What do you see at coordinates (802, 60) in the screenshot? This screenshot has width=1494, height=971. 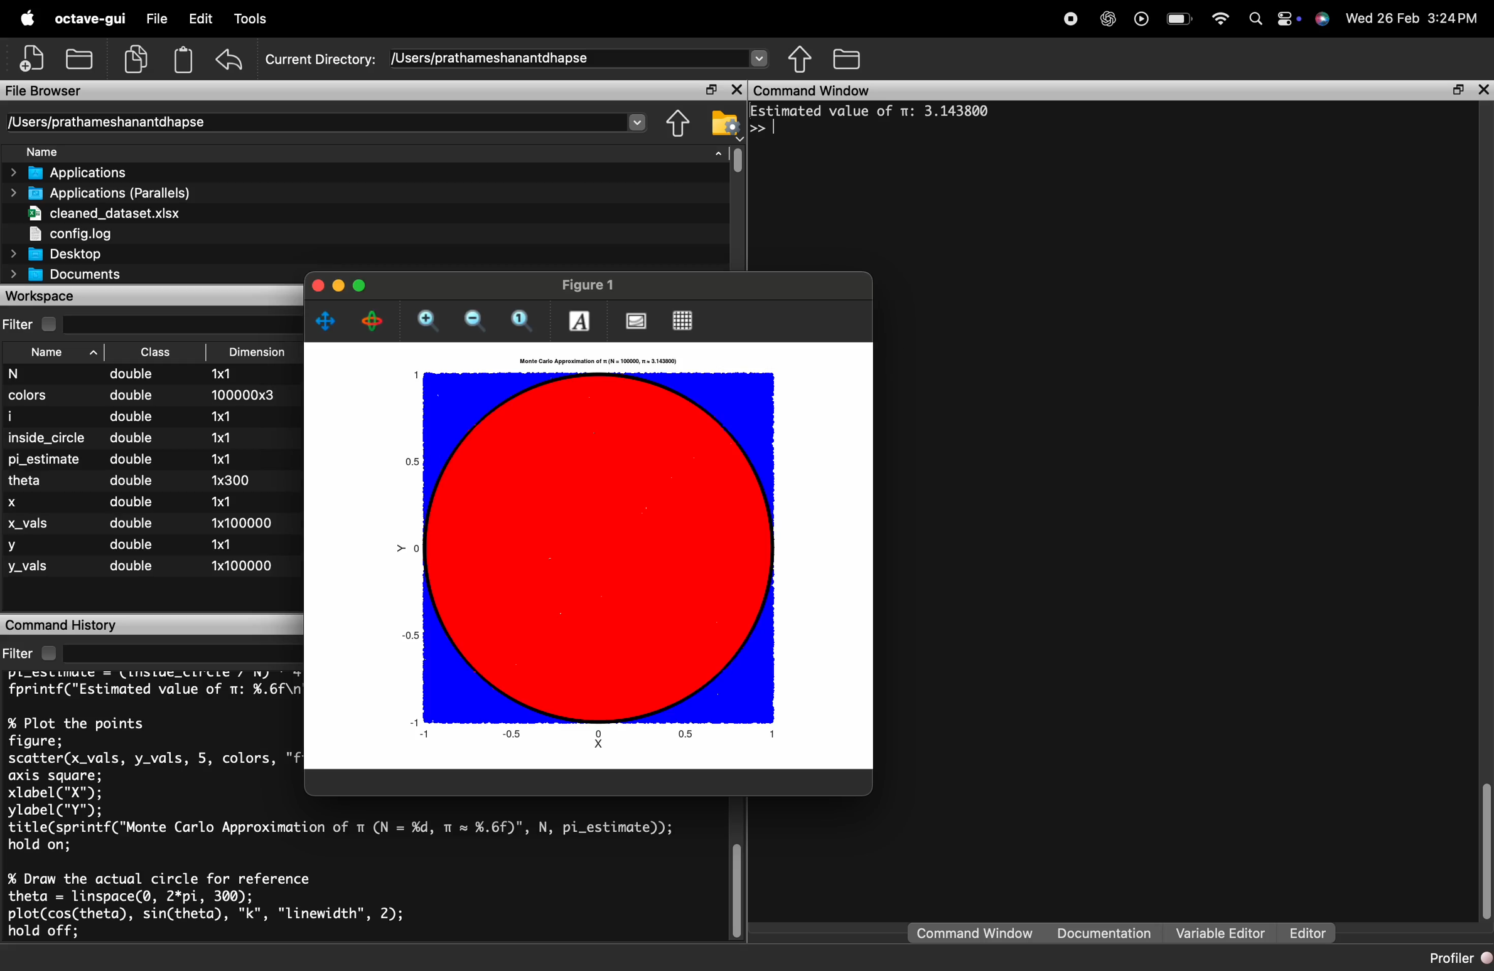 I see `one directory up` at bounding box center [802, 60].